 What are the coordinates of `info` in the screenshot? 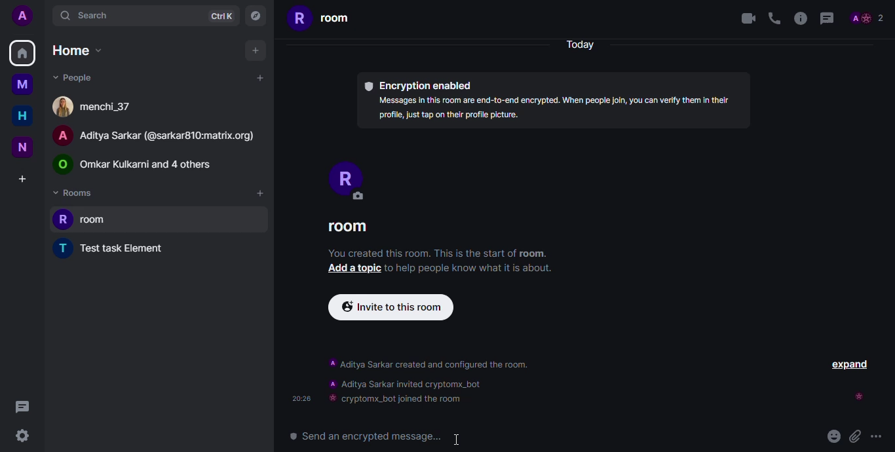 It's located at (801, 18).